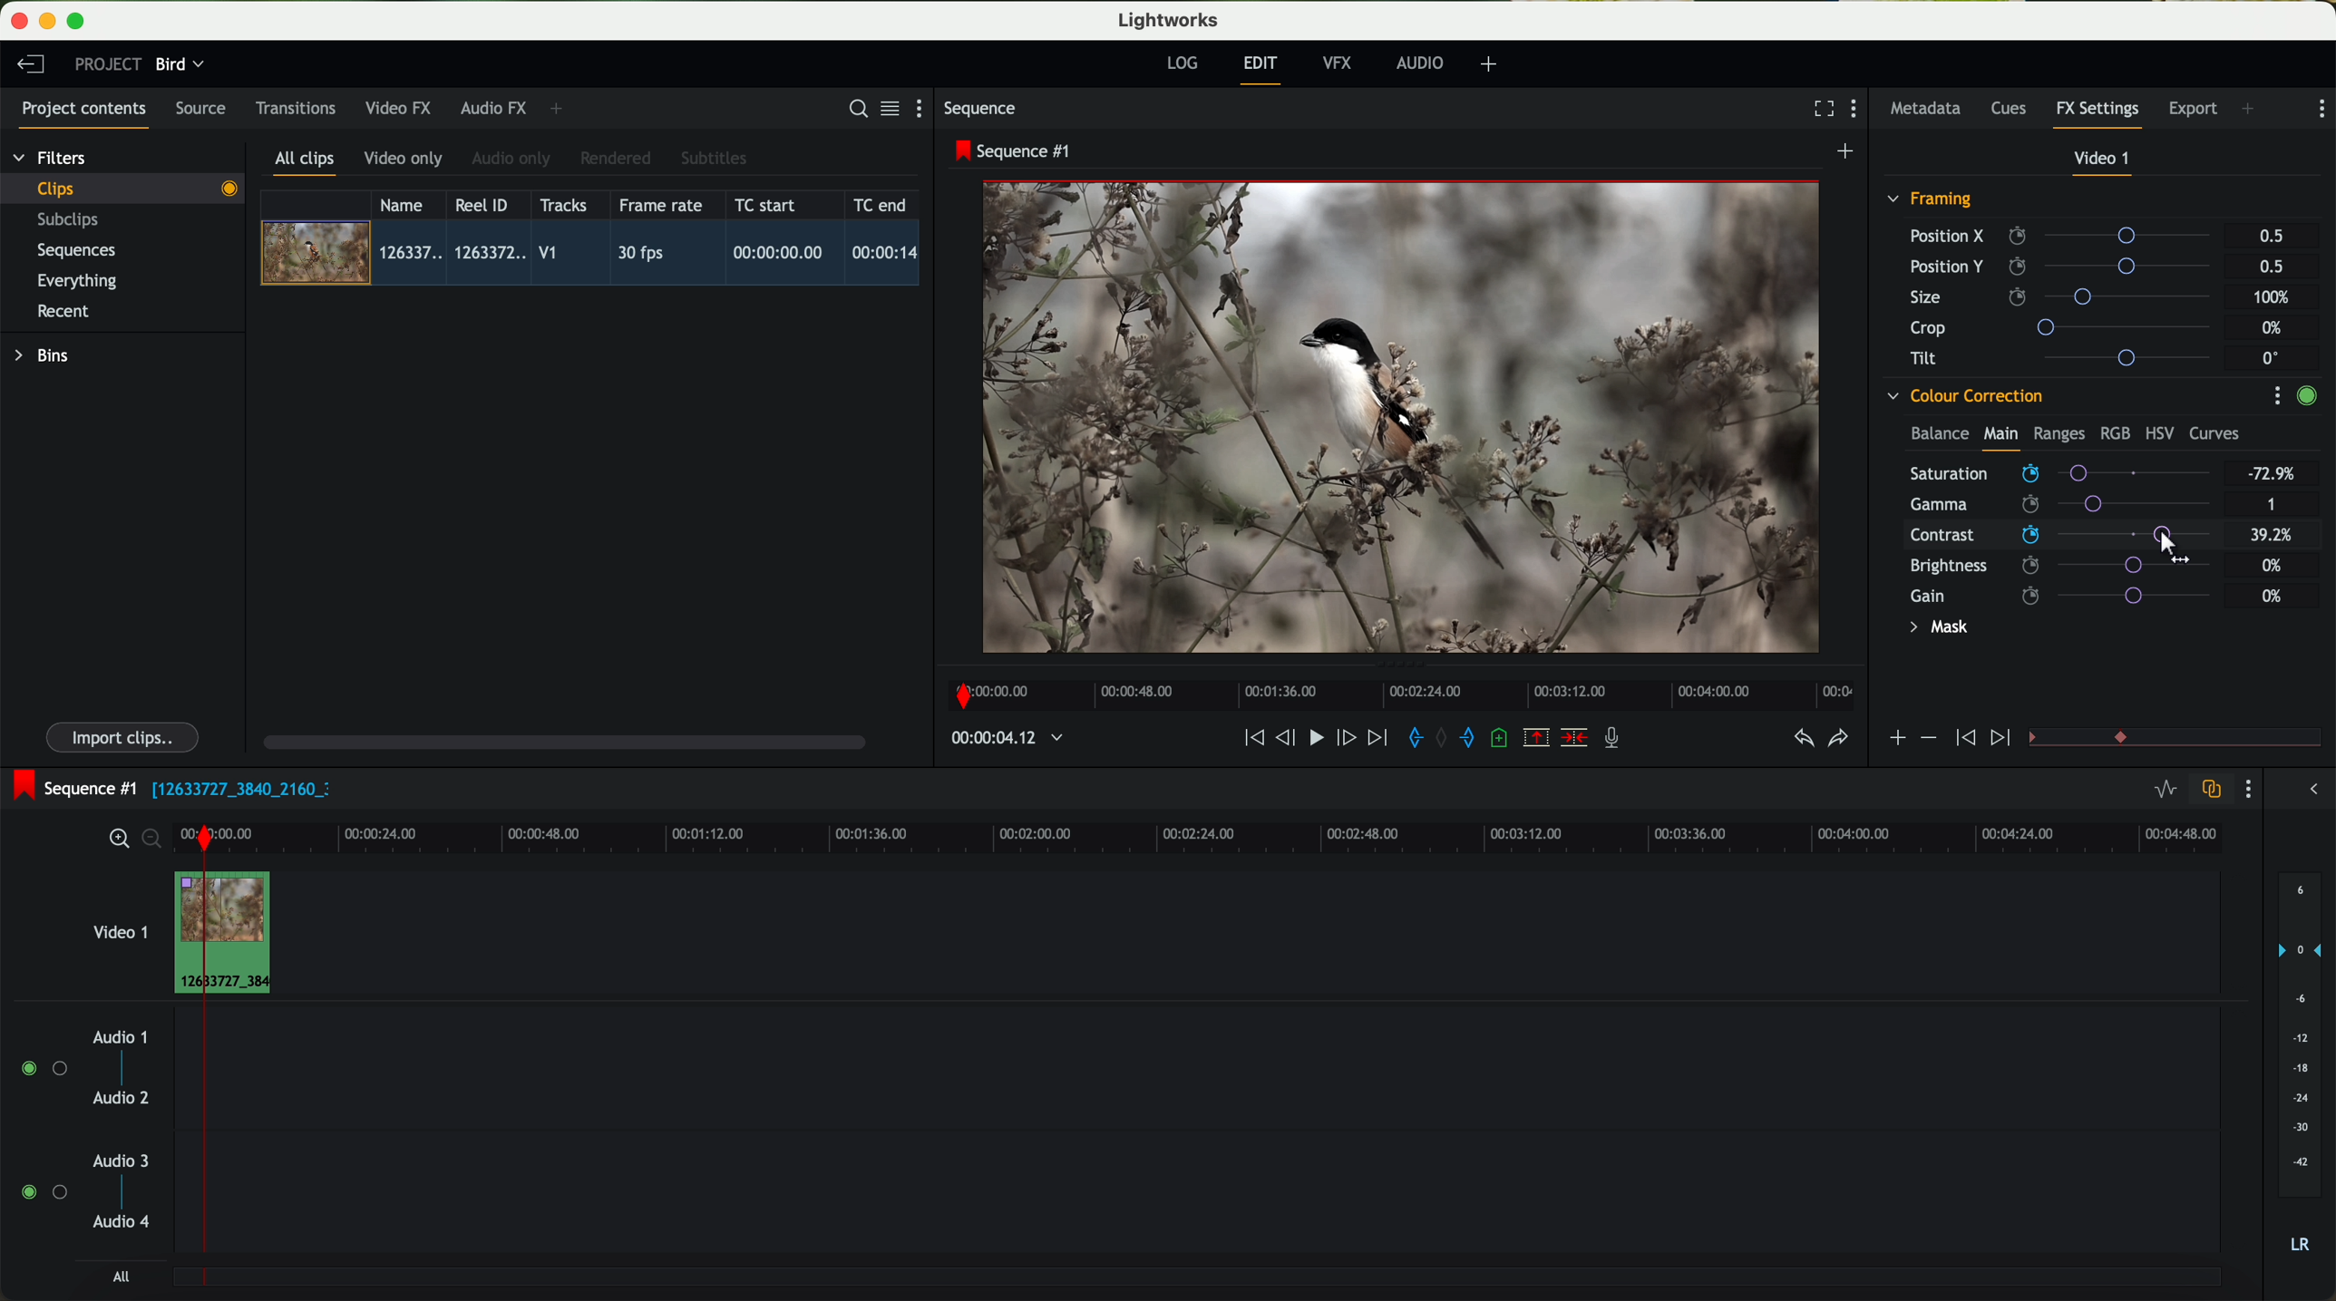  What do you see at coordinates (2306, 398) in the screenshot?
I see `enable` at bounding box center [2306, 398].